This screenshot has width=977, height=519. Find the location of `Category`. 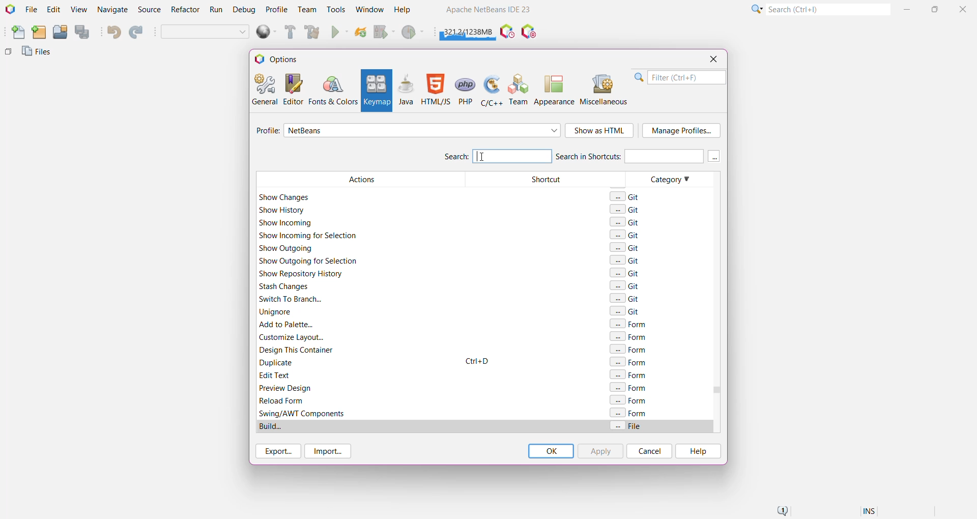

Category is located at coordinates (666, 303).